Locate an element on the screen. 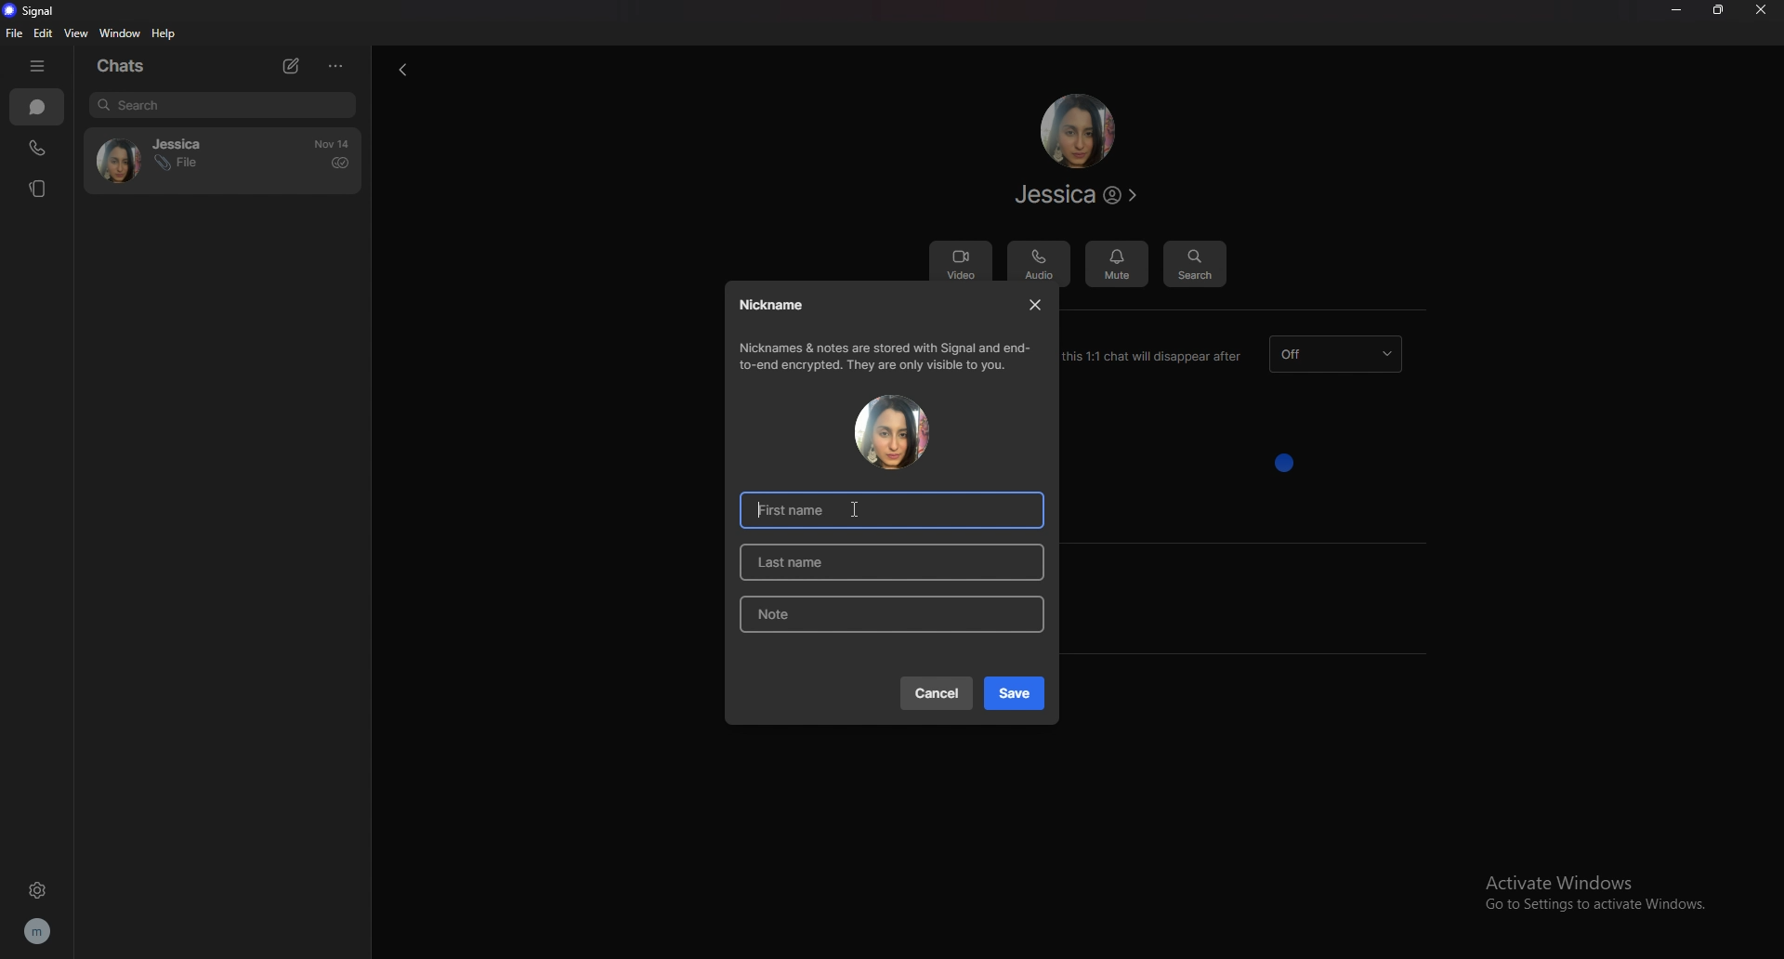 The width and height of the screenshot is (1784, 959). settings is located at coordinates (40, 887).